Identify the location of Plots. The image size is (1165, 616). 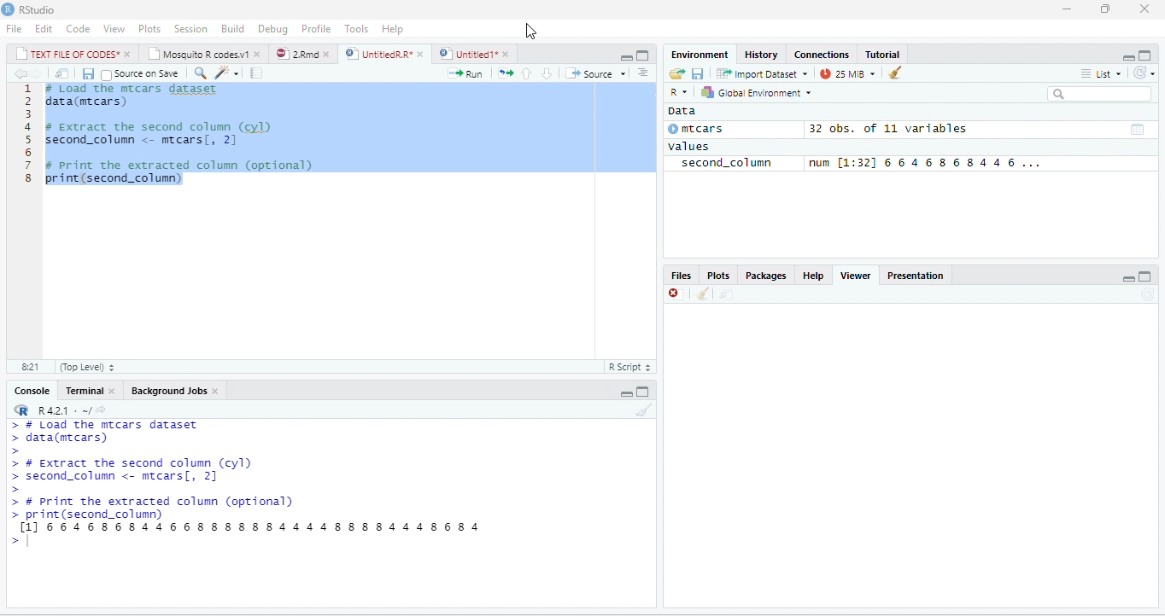
(722, 276).